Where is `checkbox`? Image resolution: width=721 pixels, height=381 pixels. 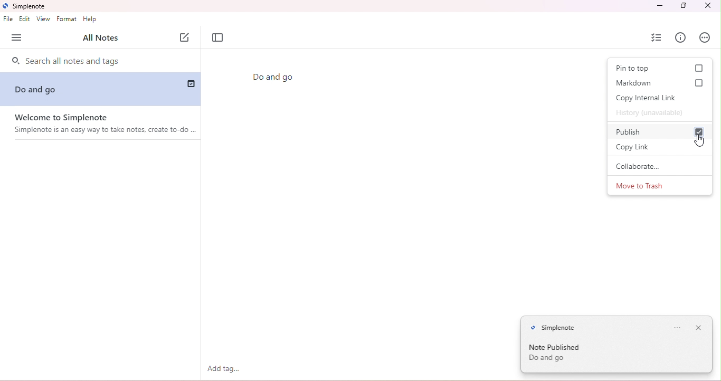
checkbox is located at coordinates (192, 83).